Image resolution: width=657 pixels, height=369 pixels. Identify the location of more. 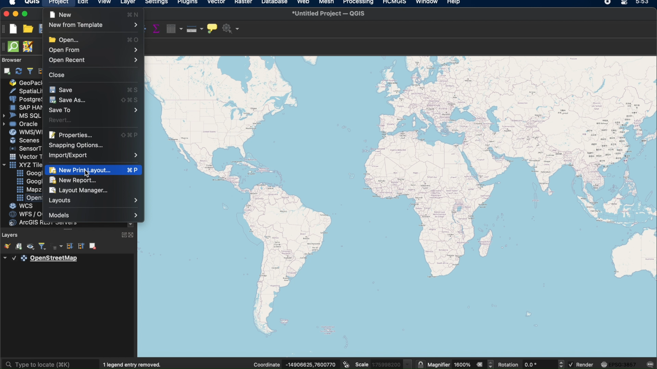
(67, 231).